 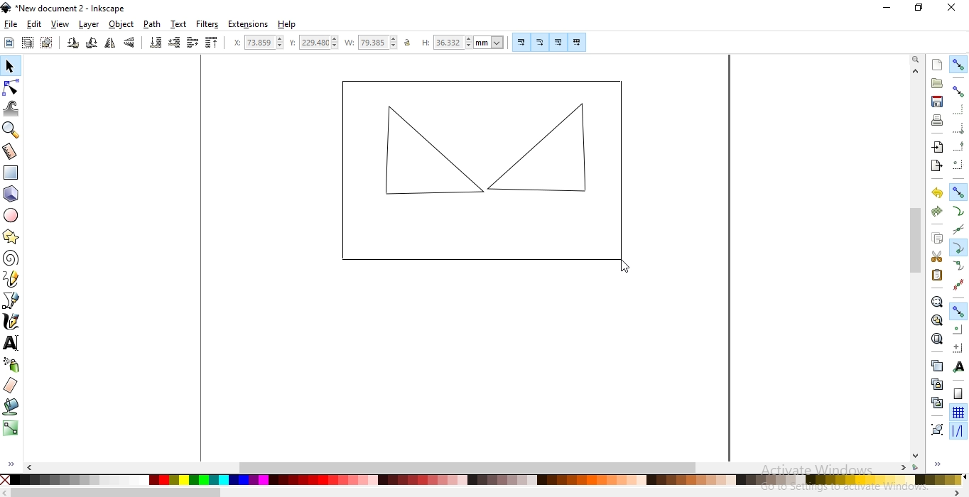 I want to click on draw calligraphic or brush strokes, so click(x=11, y=322).